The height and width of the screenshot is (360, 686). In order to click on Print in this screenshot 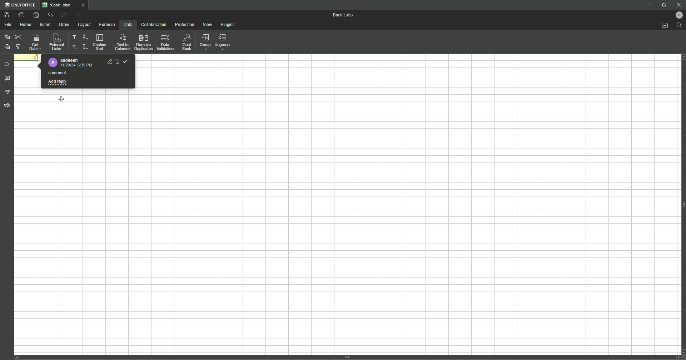, I will do `click(21, 15)`.